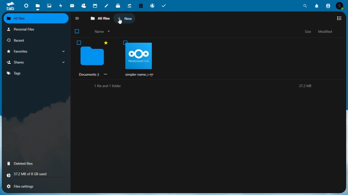 The height and width of the screenshot is (195, 348). I want to click on Deleted files, so click(35, 164).